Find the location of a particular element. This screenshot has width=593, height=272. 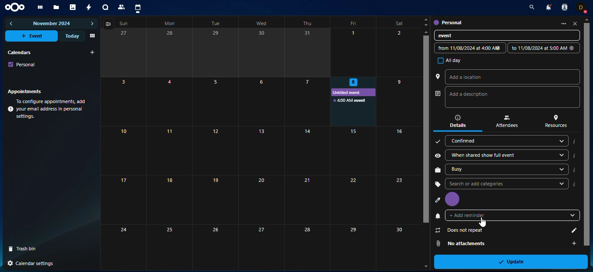

Cursor is located at coordinates (478, 222).